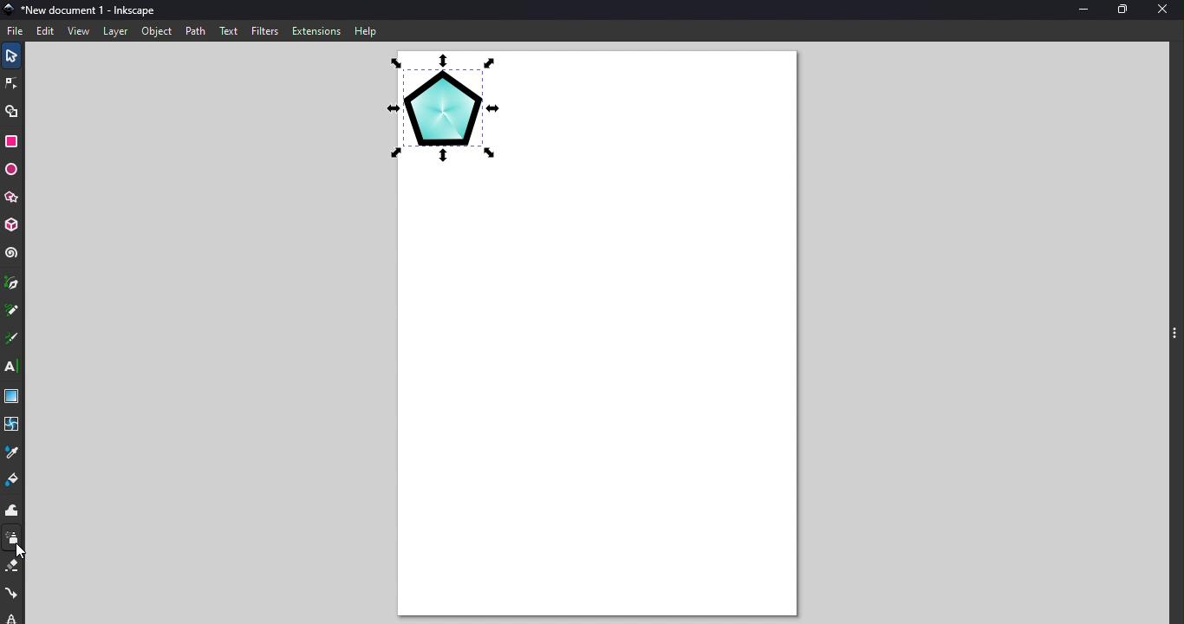 The width and height of the screenshot is (1184, 624). Describe the element at coordinates (1079, 11) in the screenshot. I see `Minimize` at that location.